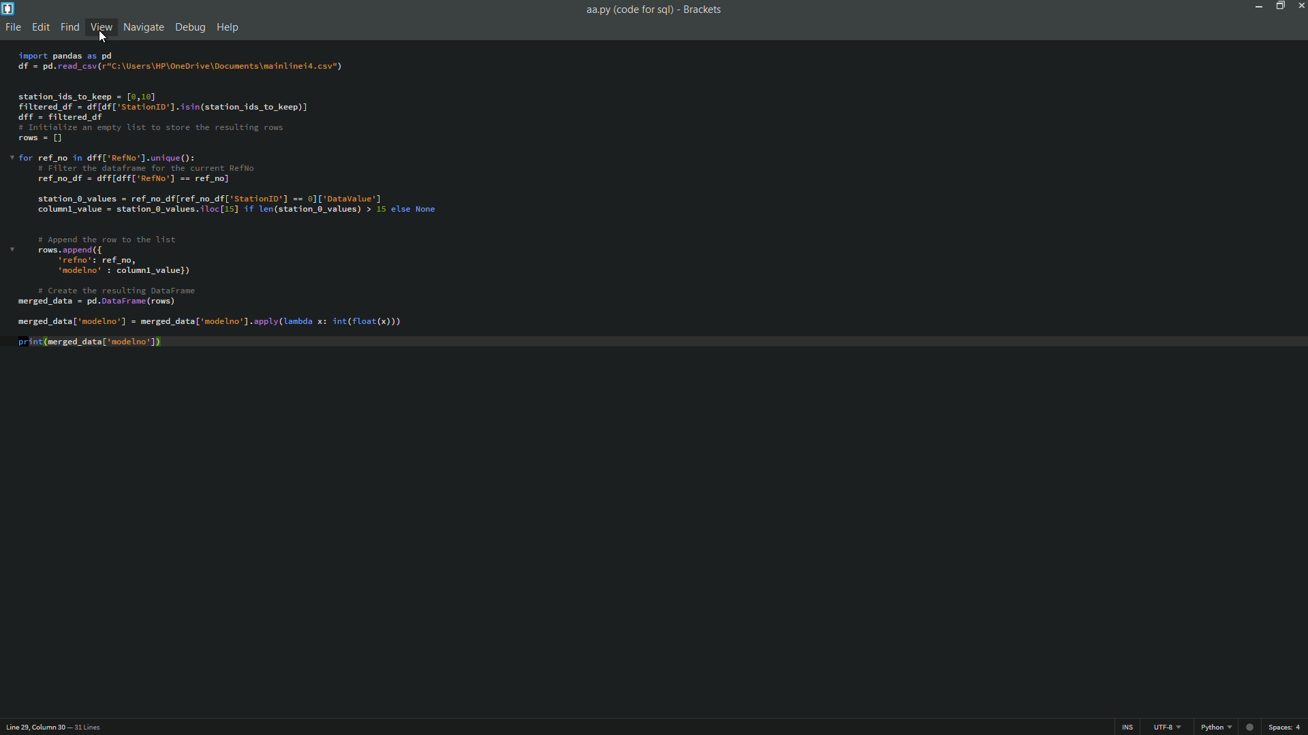 The width and height of the screenshot is (1308, 735). I want to click on cursor, so click(106, 36).